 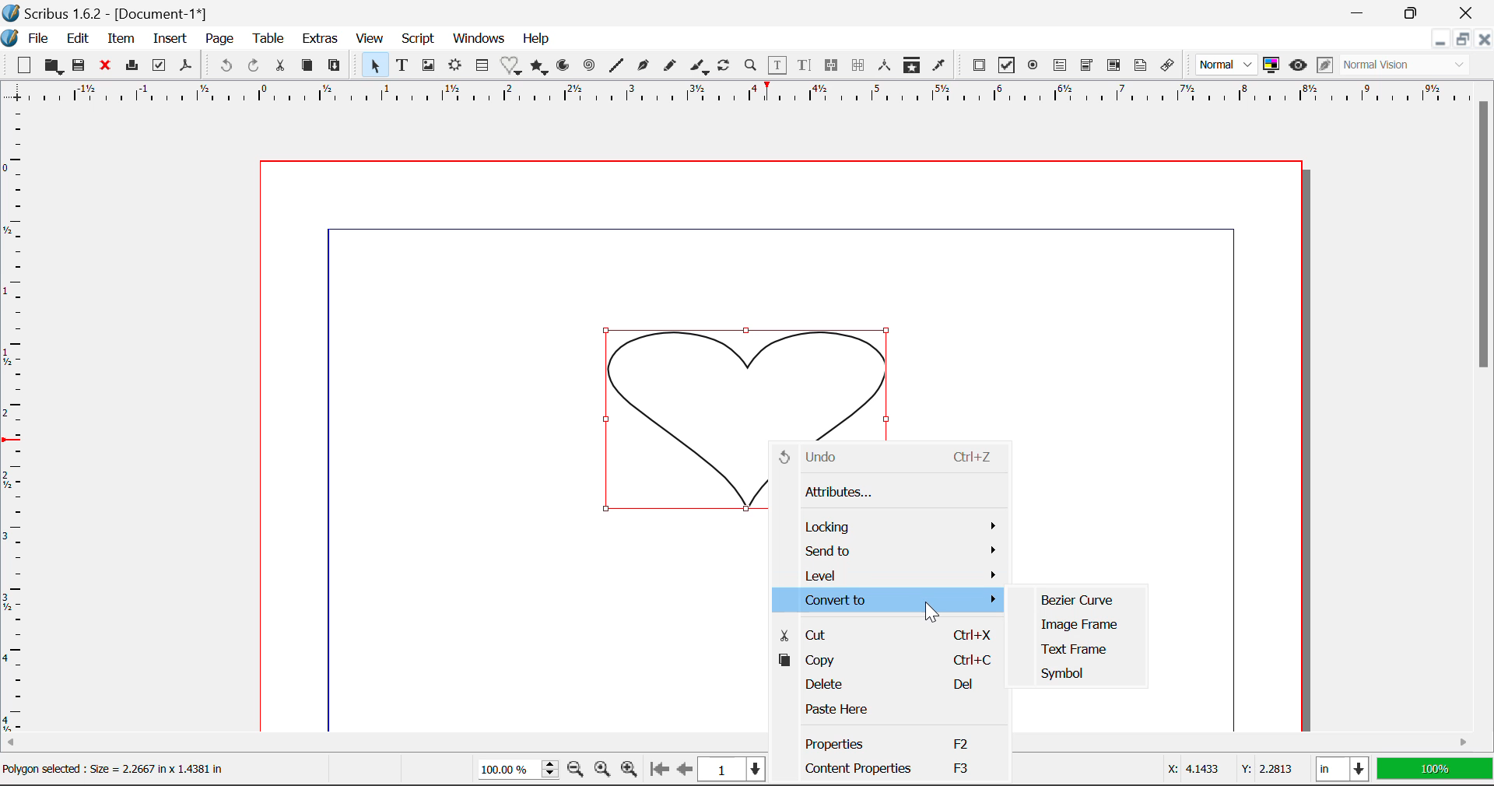 I want to click on Undo, so click(x=223, y=66).